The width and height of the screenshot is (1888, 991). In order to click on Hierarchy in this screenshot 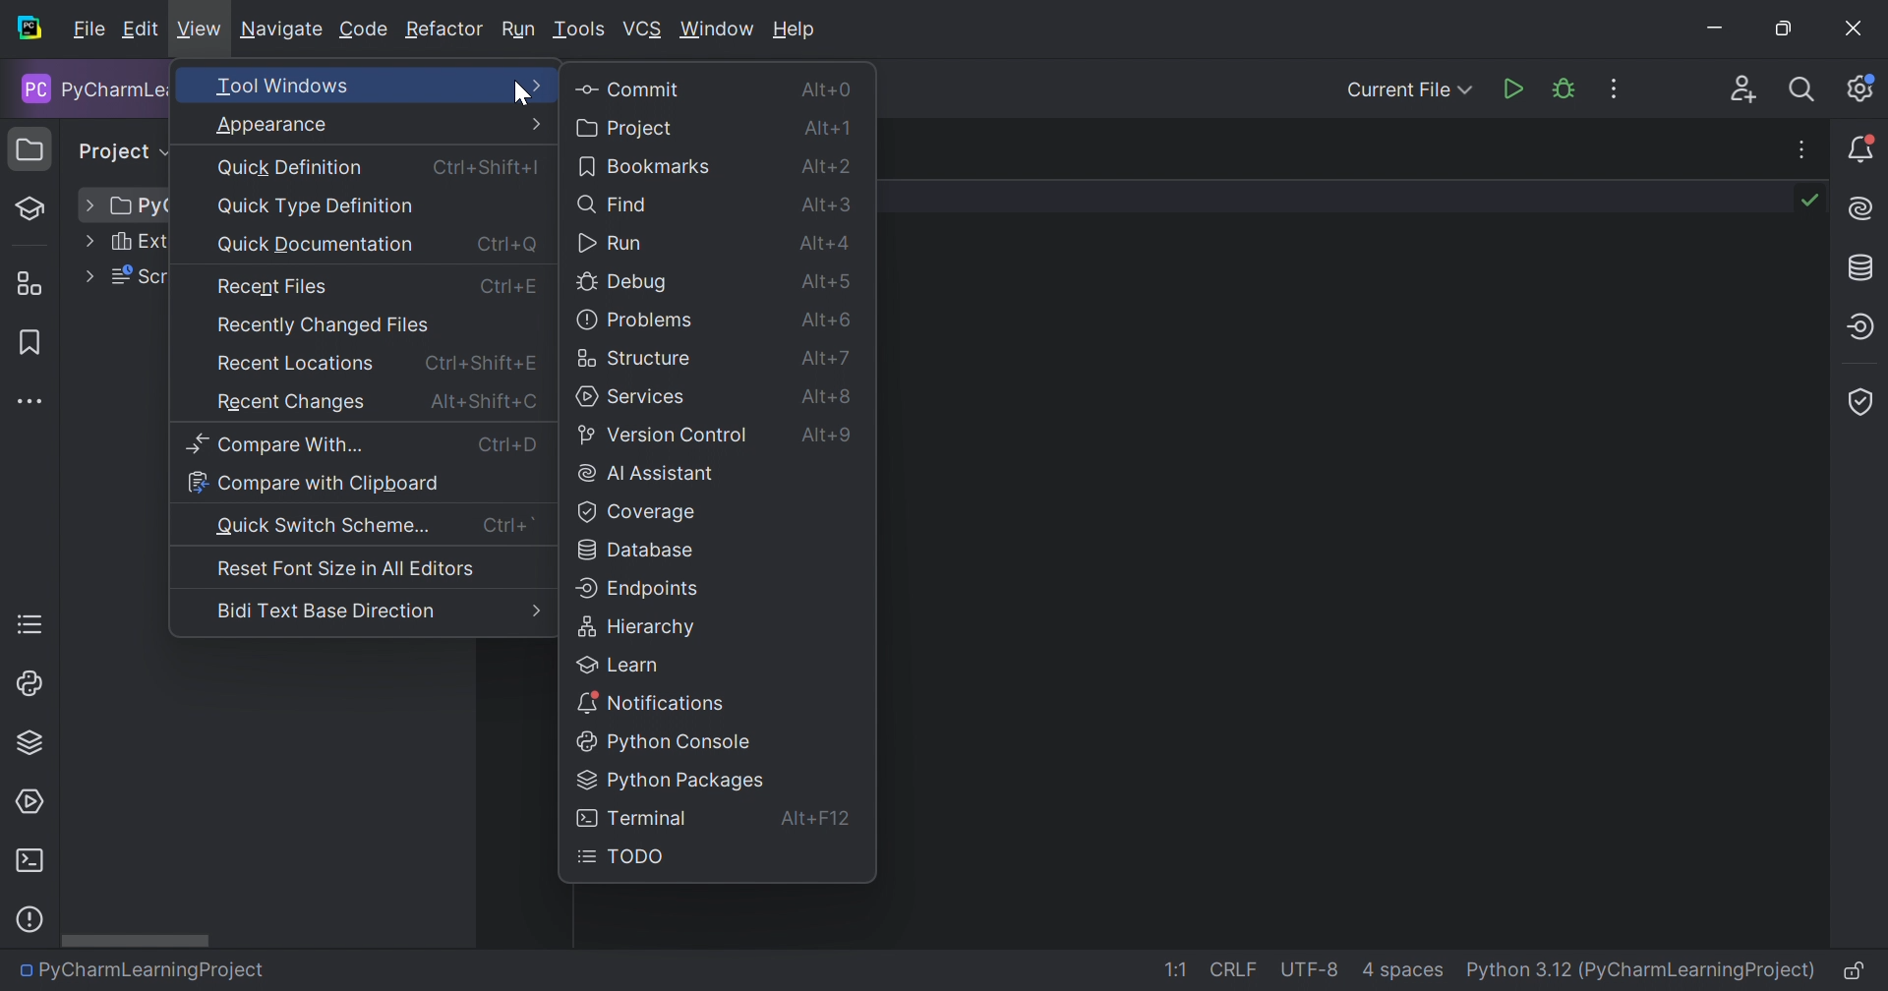, I will do `click(637, 625)`.